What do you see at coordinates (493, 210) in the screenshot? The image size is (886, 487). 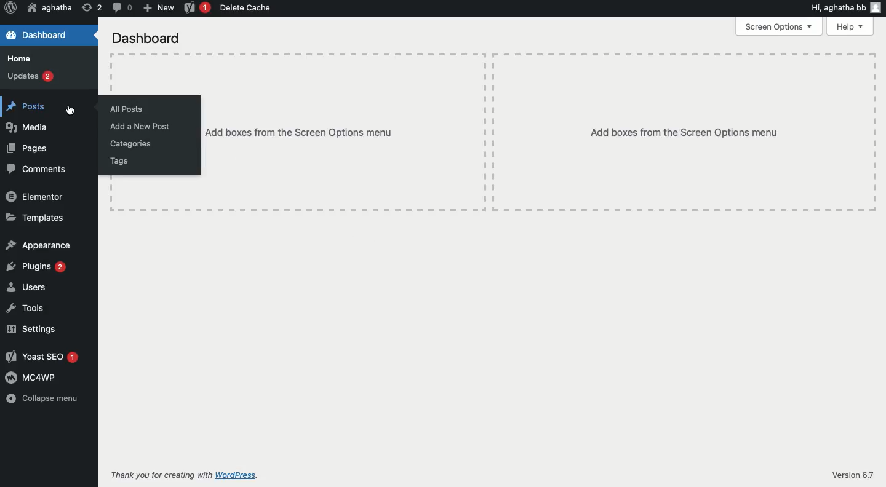 I see `Table line` at bounding box center [493, 210].